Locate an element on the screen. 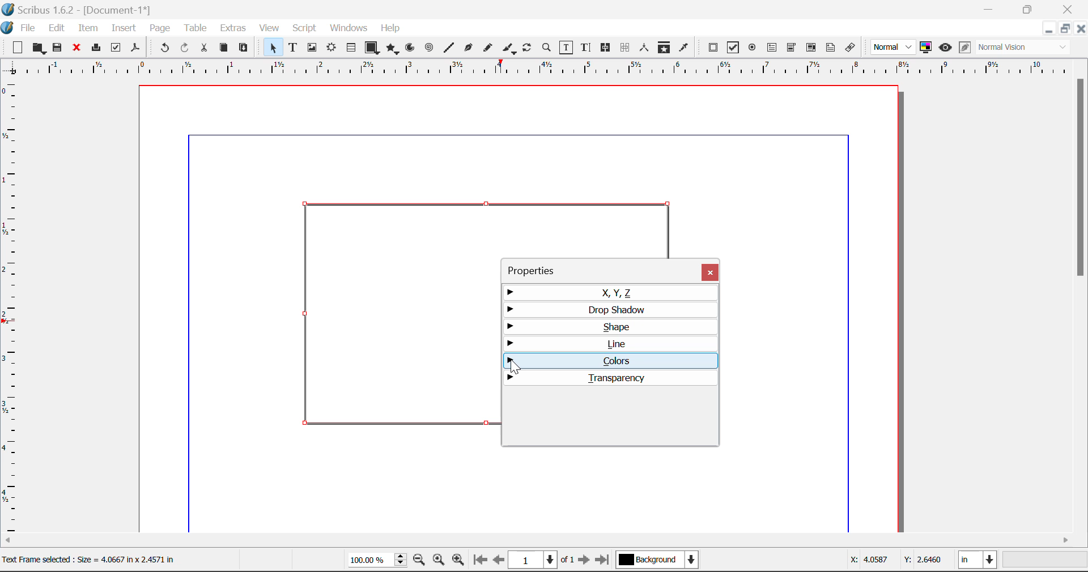  Edit in Preview Mode is located at coordinates (964, 49).